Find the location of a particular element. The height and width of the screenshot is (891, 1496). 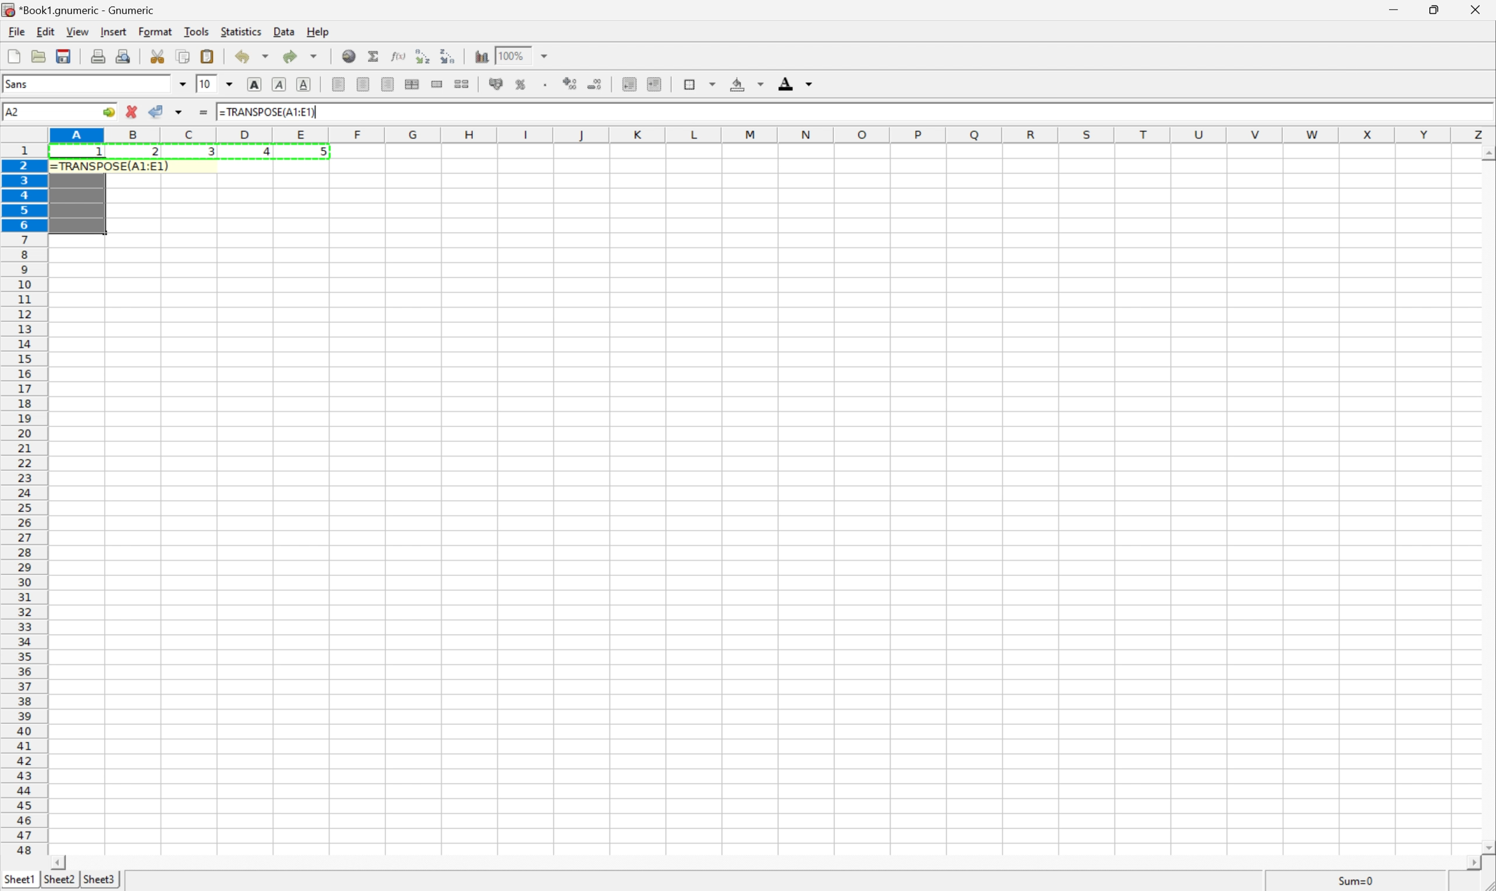

sum=0 is located at coordinates (1346, 880).